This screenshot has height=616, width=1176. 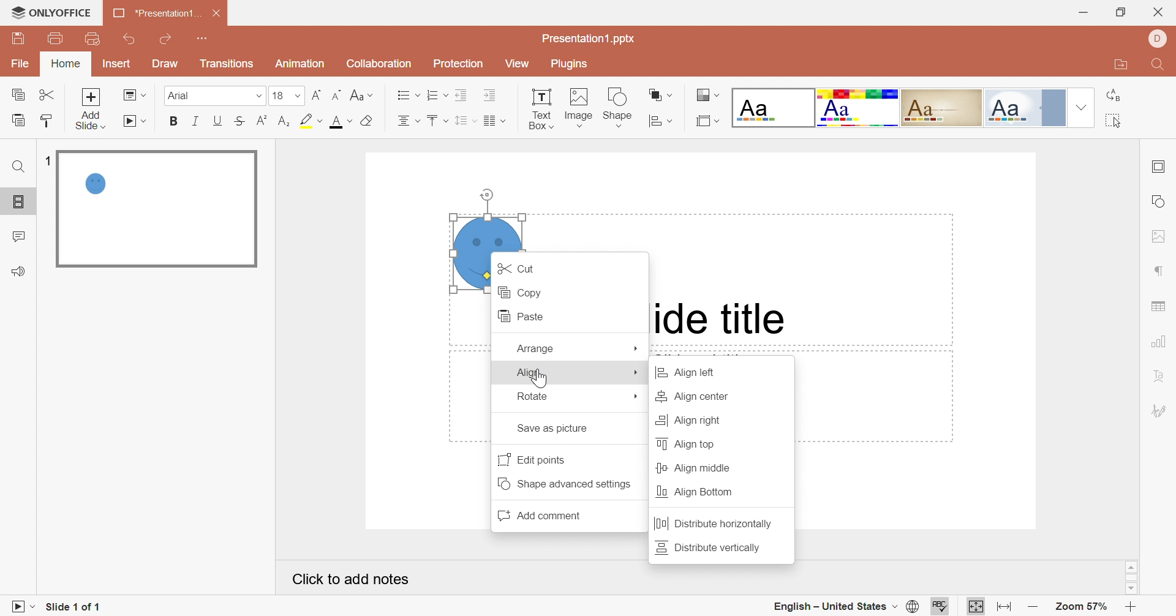 I want to click on Click to add notes, so click(x=352, y=579).